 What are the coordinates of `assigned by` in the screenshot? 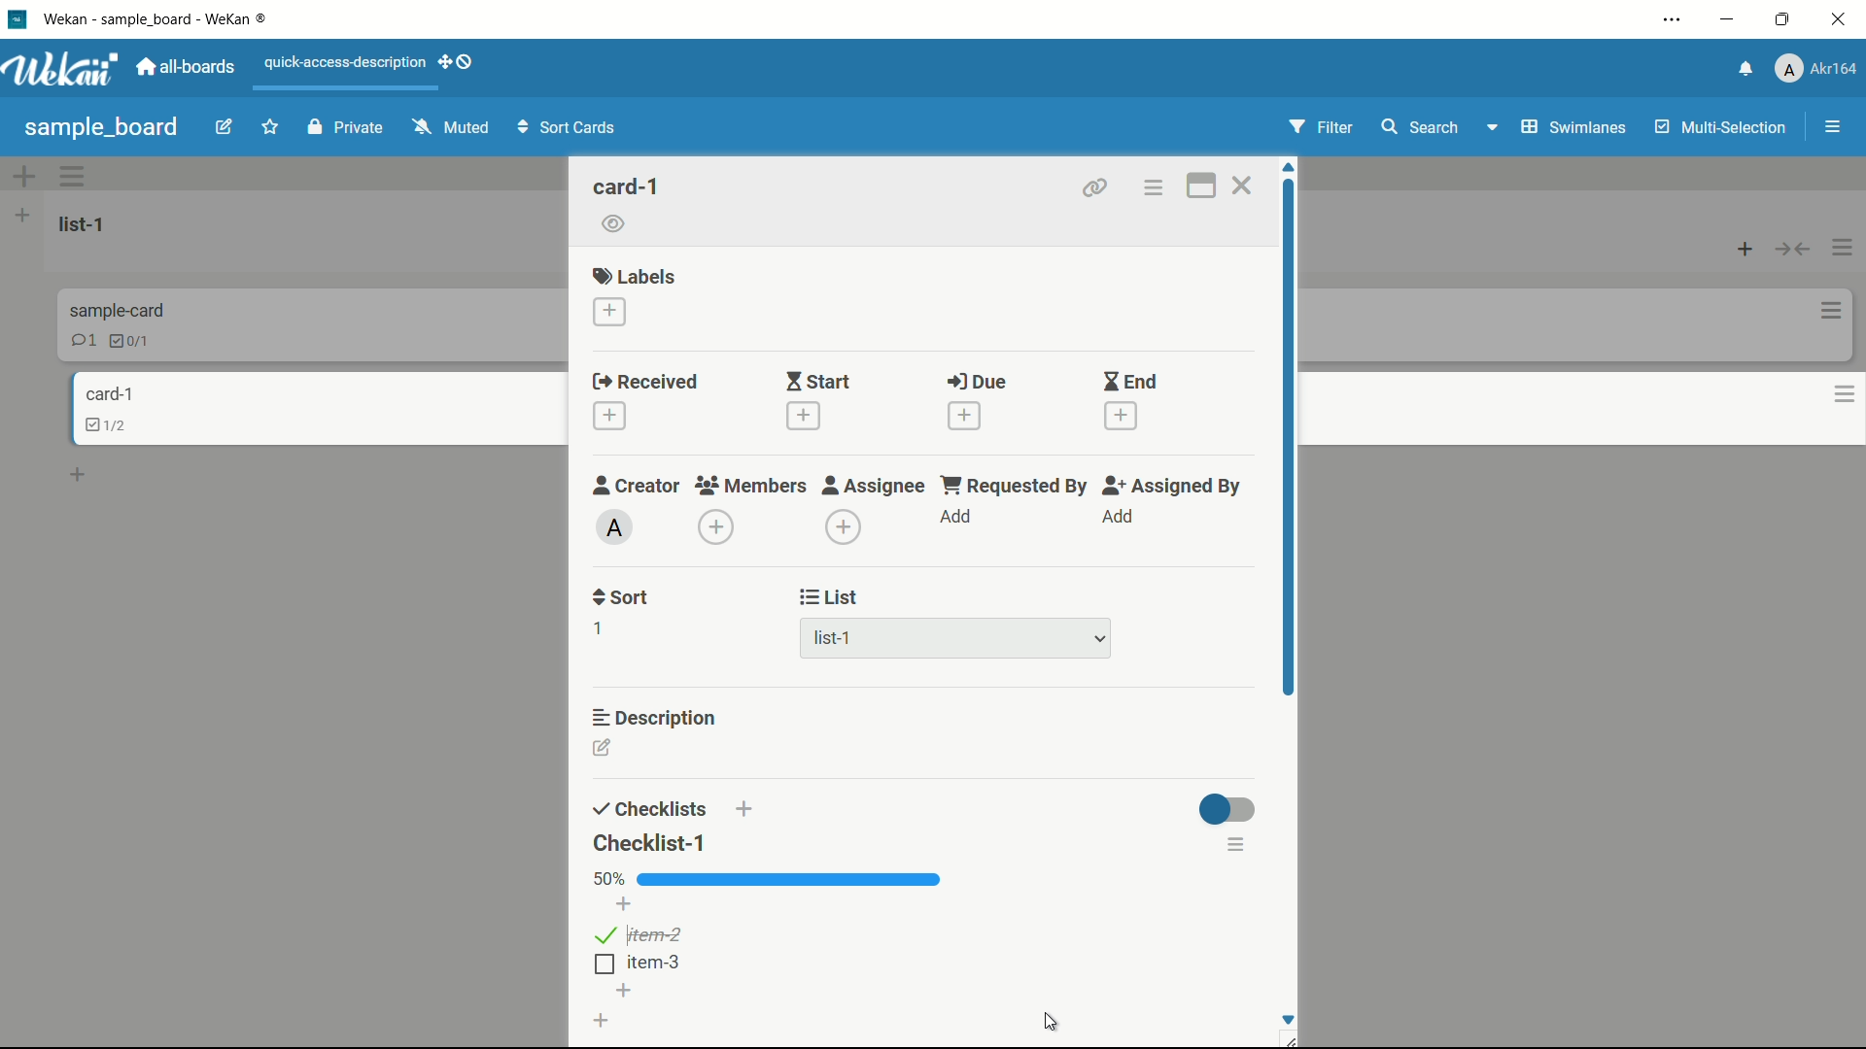 It's located at (1173, 489).